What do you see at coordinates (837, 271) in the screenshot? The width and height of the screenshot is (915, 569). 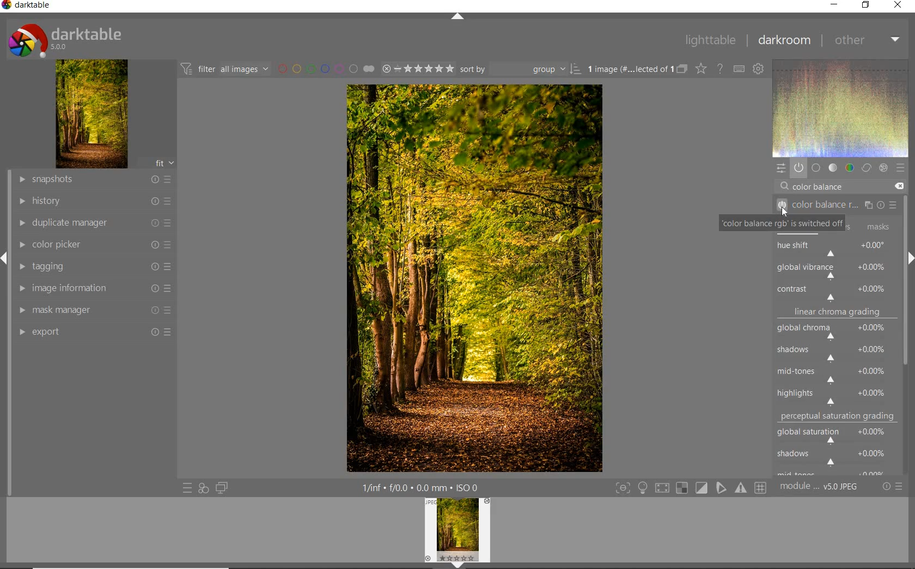 I see `global vibrance` at bounding box center [837, 271].